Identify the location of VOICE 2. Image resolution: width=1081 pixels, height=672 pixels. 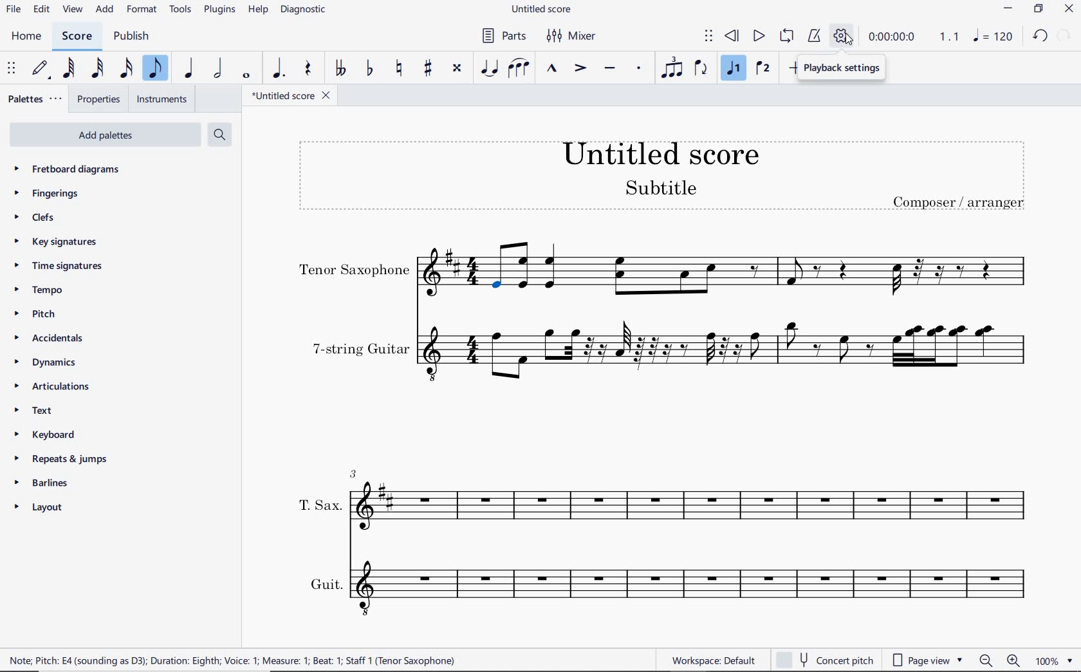
(764, 69).